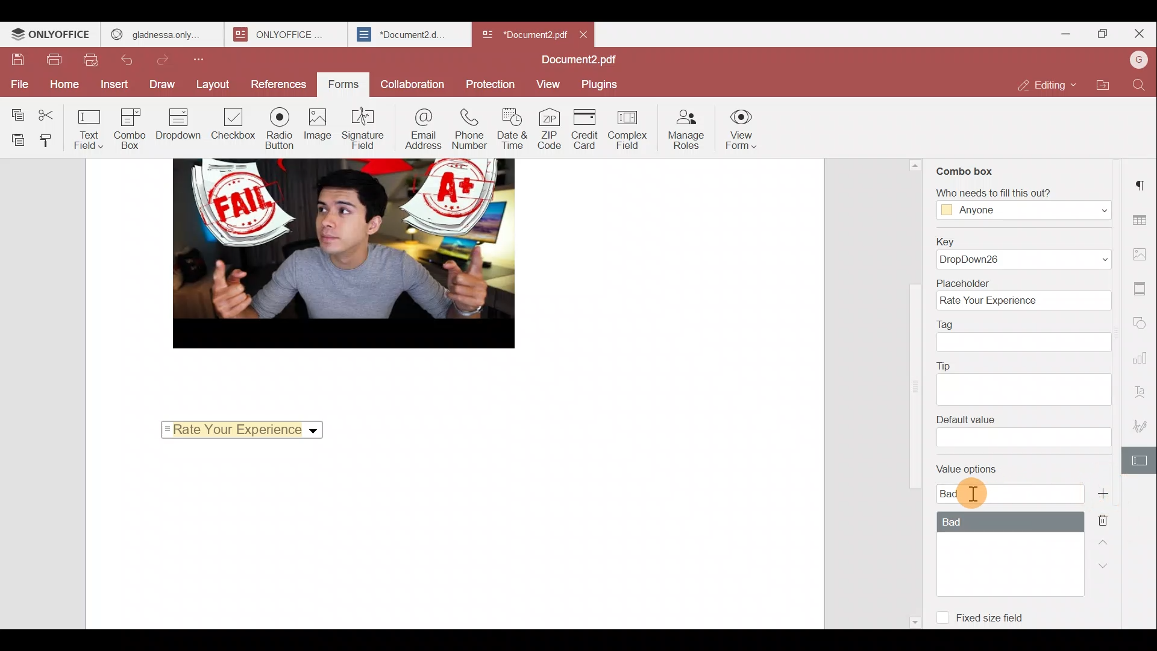 The image size is (1157, 651). I want to click on Save, so click(18, 60).